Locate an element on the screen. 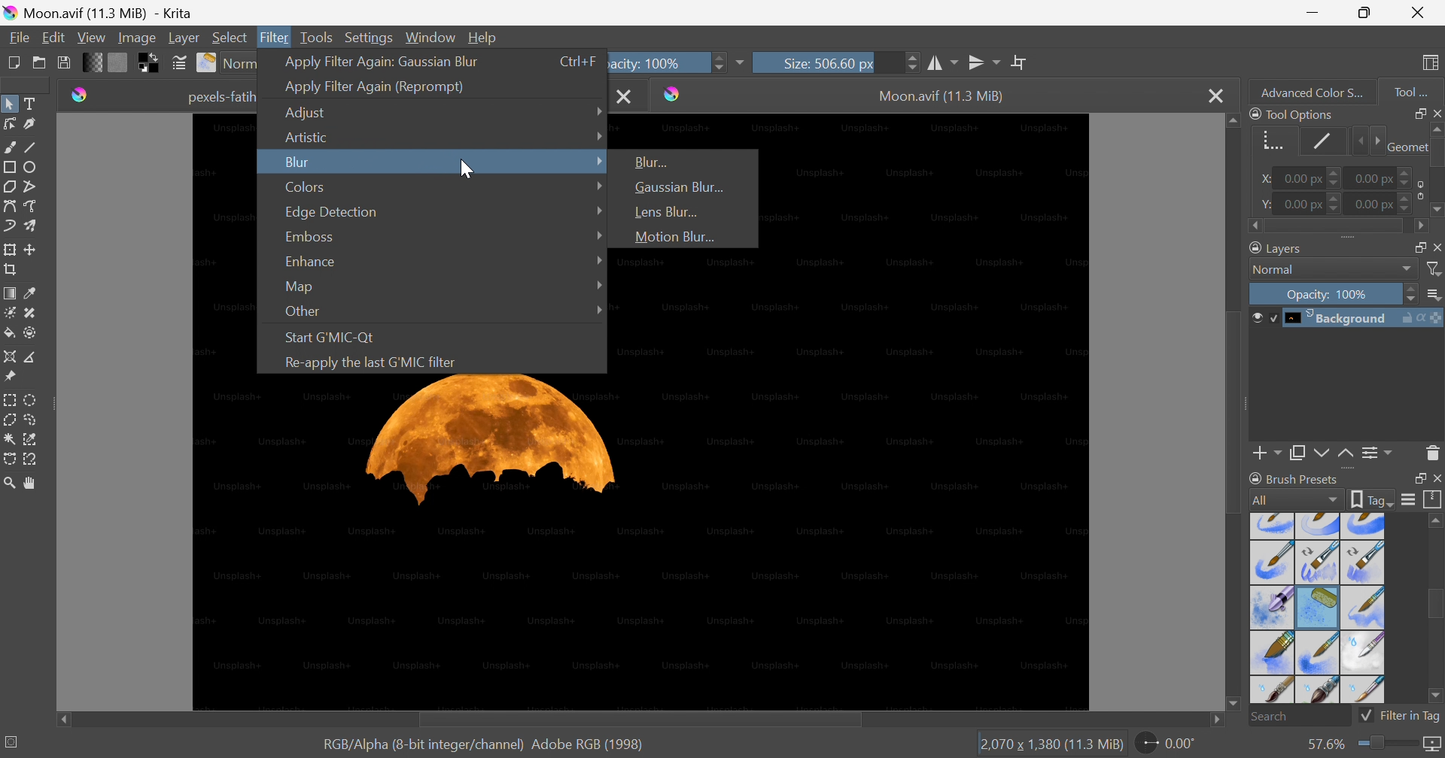  Contiguous selection tool is located at coordinates (10, 440).